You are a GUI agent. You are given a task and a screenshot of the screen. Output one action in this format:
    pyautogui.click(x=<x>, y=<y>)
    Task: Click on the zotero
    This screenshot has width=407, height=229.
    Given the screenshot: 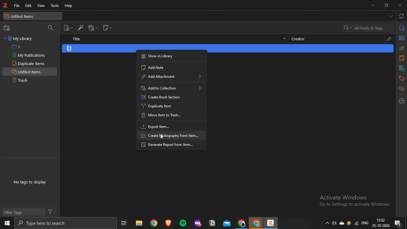 What is the action you would take?
    pyautogui.click(x=270, y=223)
    